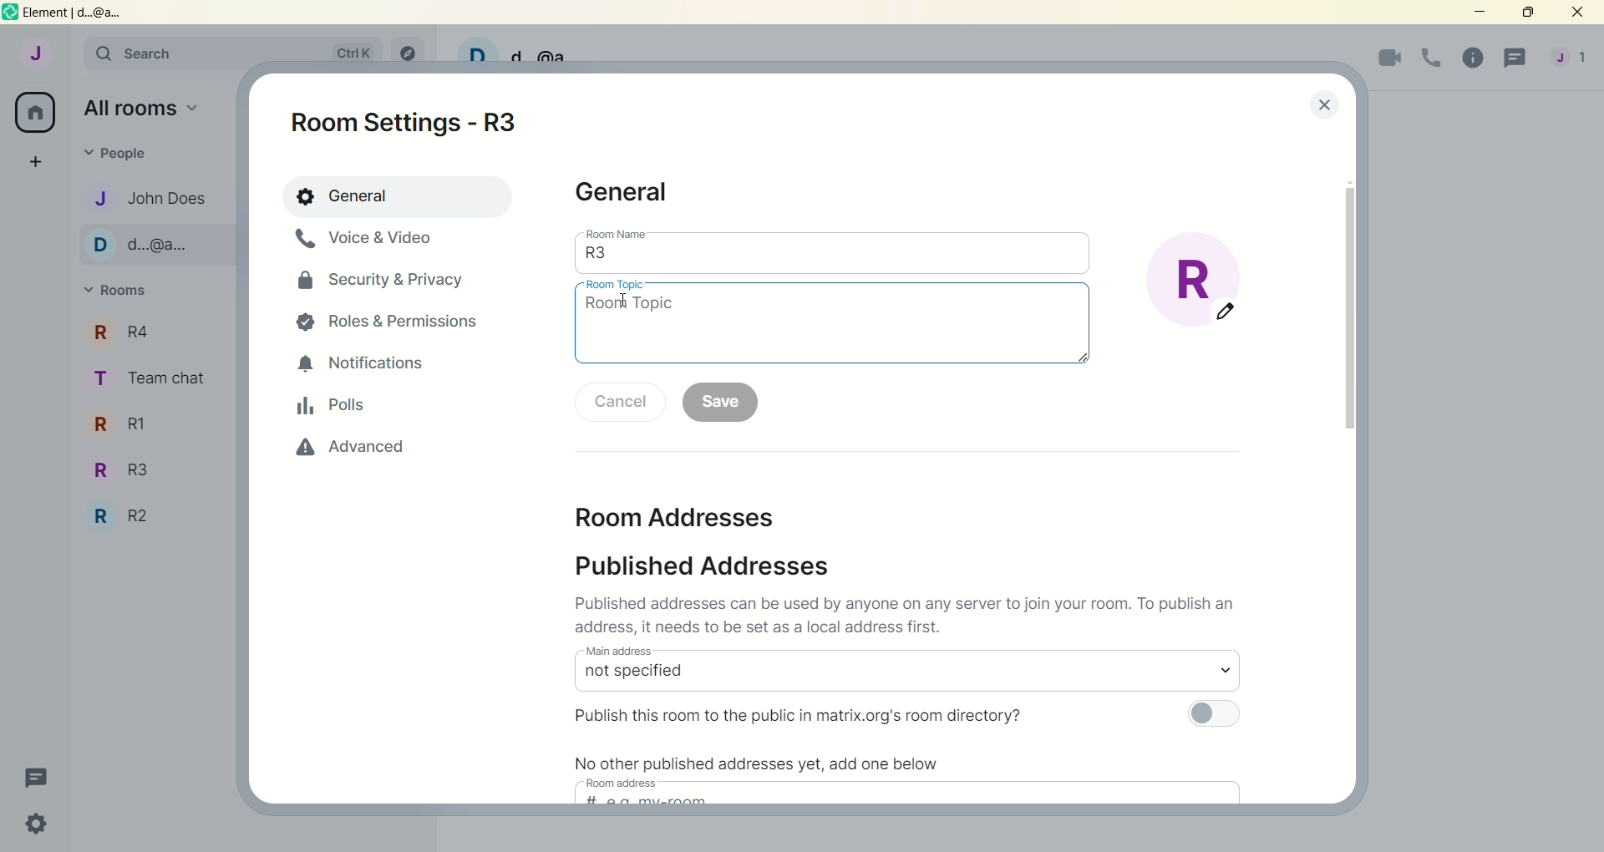 The width and height of the screenshot is (1604, 852). I want to click on main address, so click(617, 652).